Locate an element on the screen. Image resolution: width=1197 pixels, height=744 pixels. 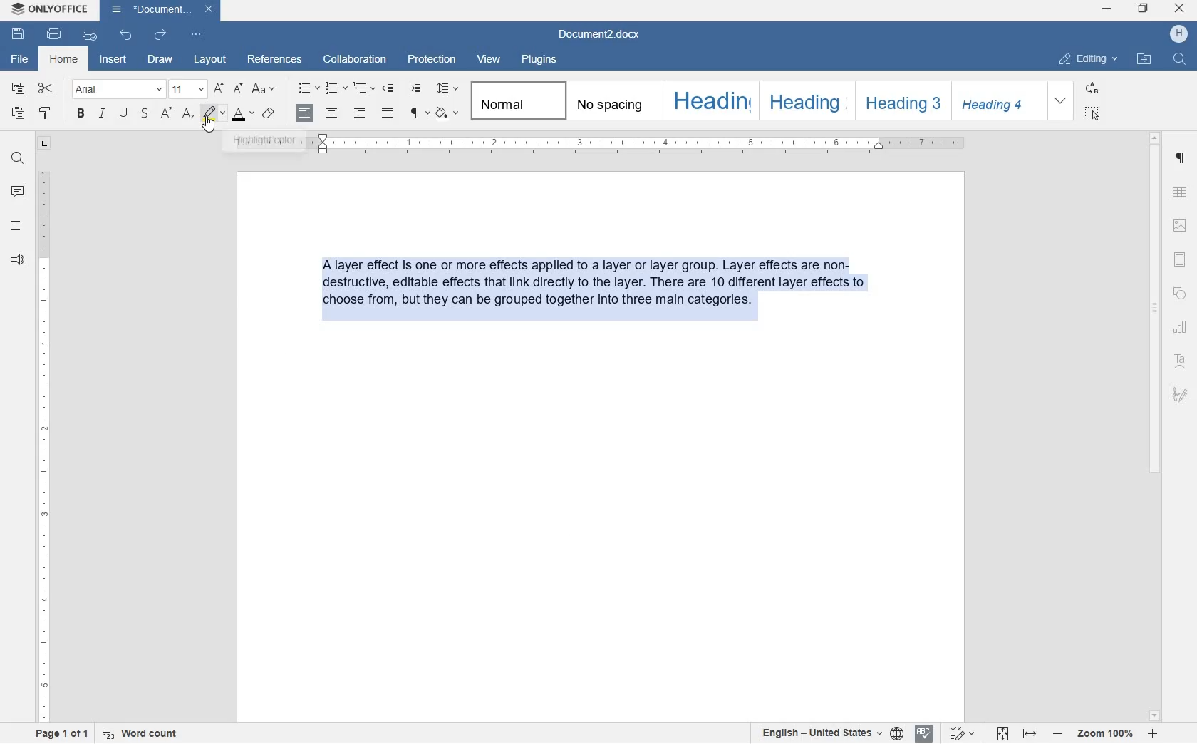
signature is located at coordinates (1181, 394).